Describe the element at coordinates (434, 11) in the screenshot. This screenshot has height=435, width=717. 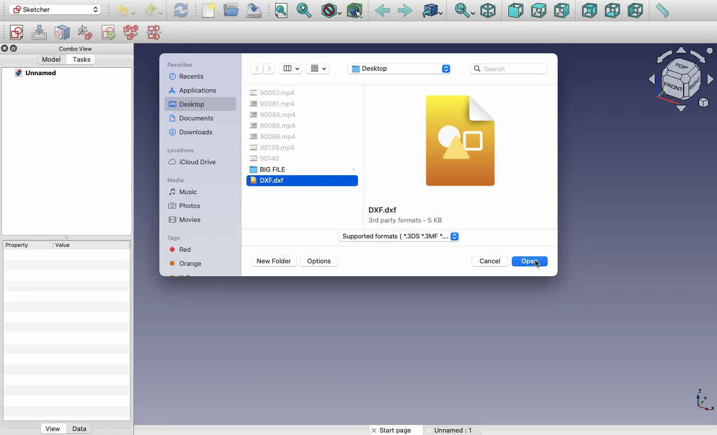
I see `Go to linked object` at that location.